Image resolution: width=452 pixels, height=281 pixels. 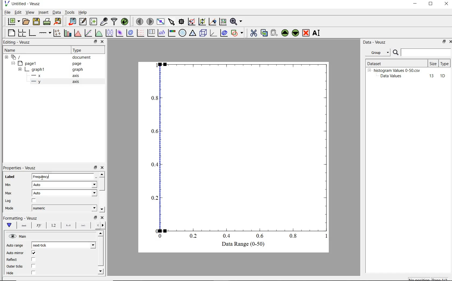 I want to click on checkbox, so click(x=33, y=273).